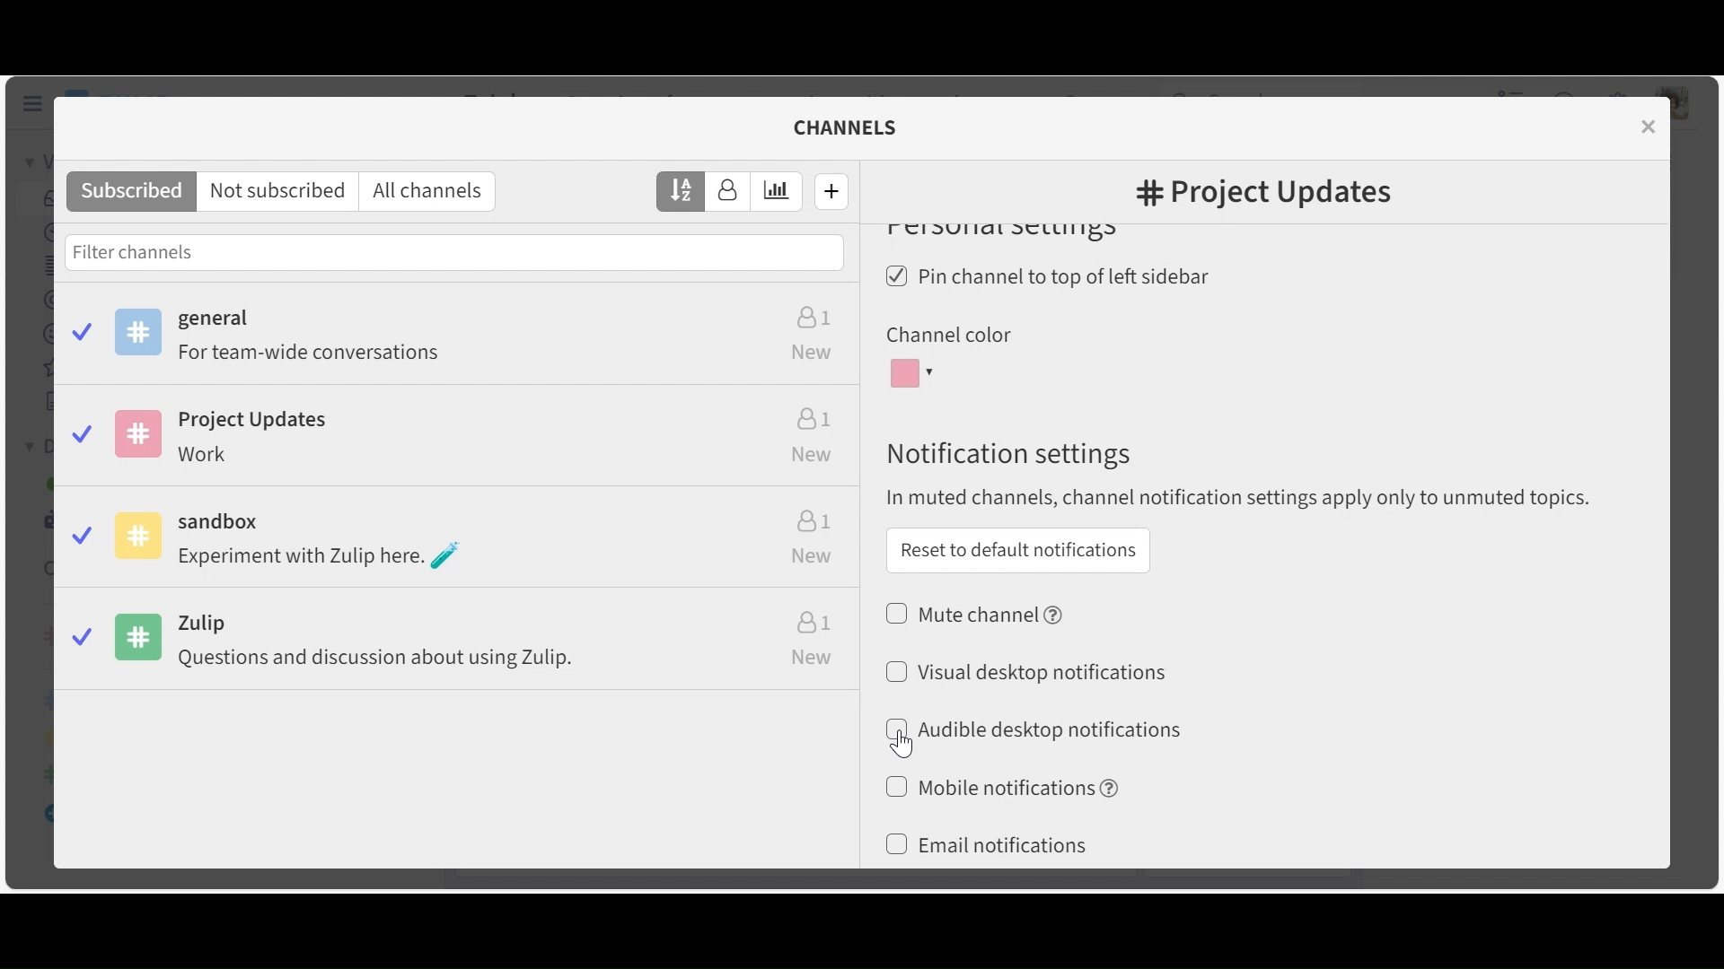  What do you see at coordinates (1054, 278) in the screenshot?
I see `(un)select Pin channel to top left sidebar` at bounding box center [1054, 278].